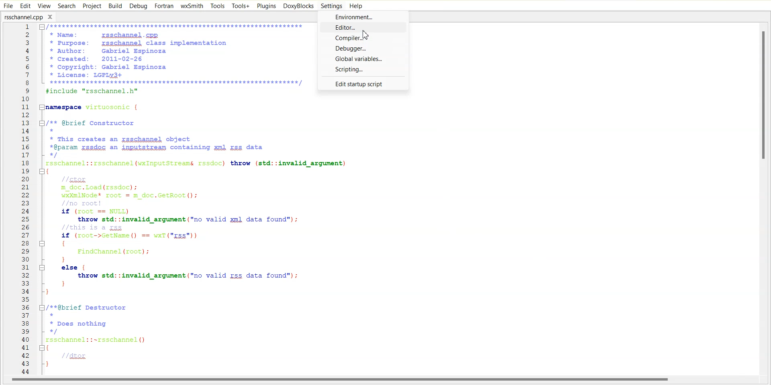 Image resolution: width=771 pixels, height=385 pixels. Describe the element at coordinates (363, 69) in the screenshot. I see `Scripting` at that location.